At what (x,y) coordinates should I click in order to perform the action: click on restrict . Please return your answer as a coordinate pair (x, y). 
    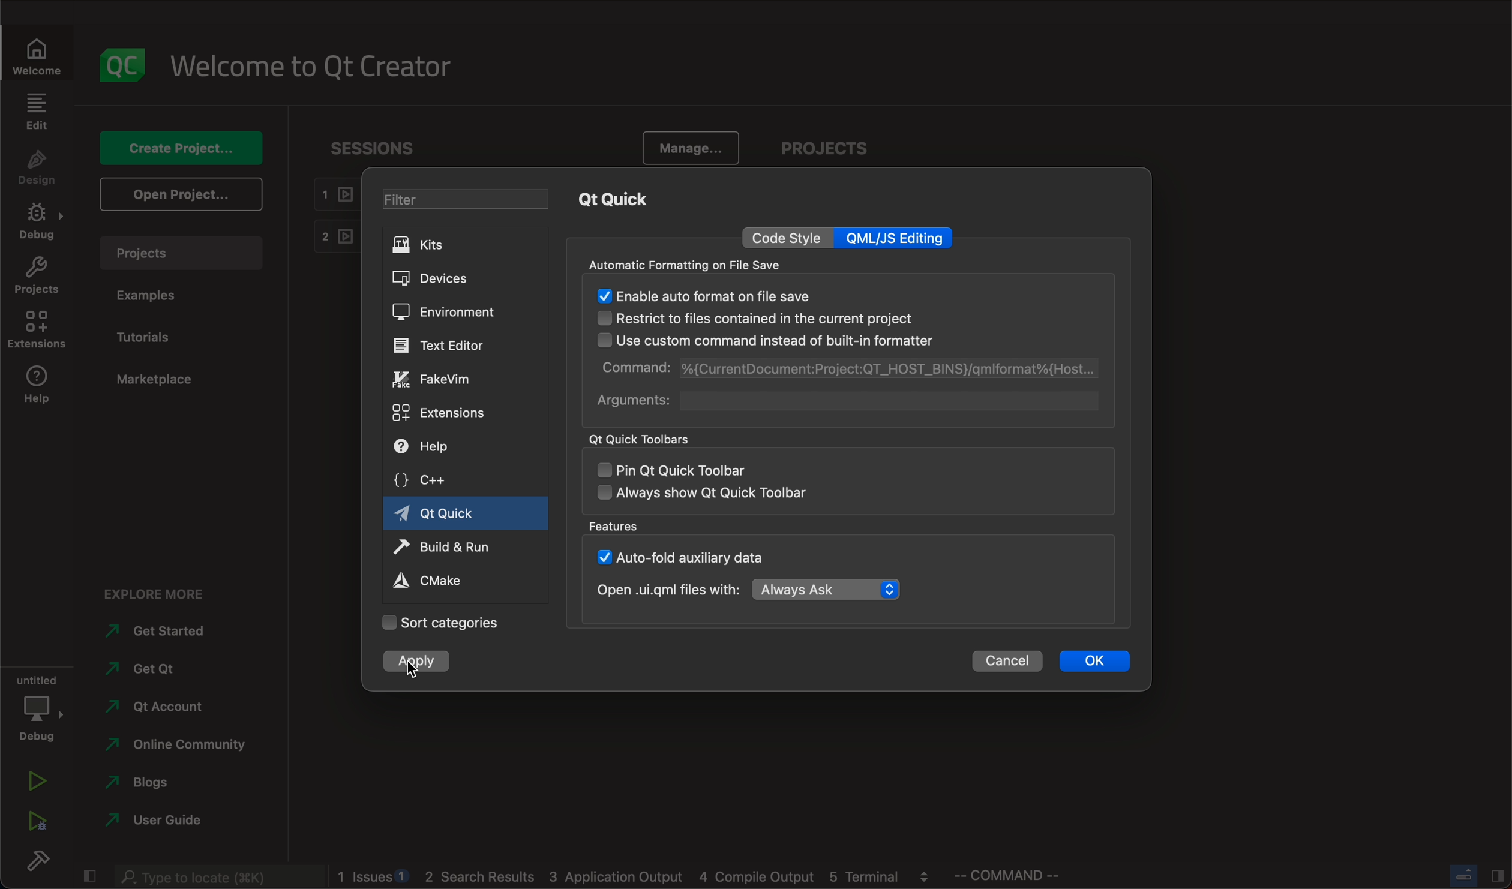
    Looking at the image, I should click on (753, 320).